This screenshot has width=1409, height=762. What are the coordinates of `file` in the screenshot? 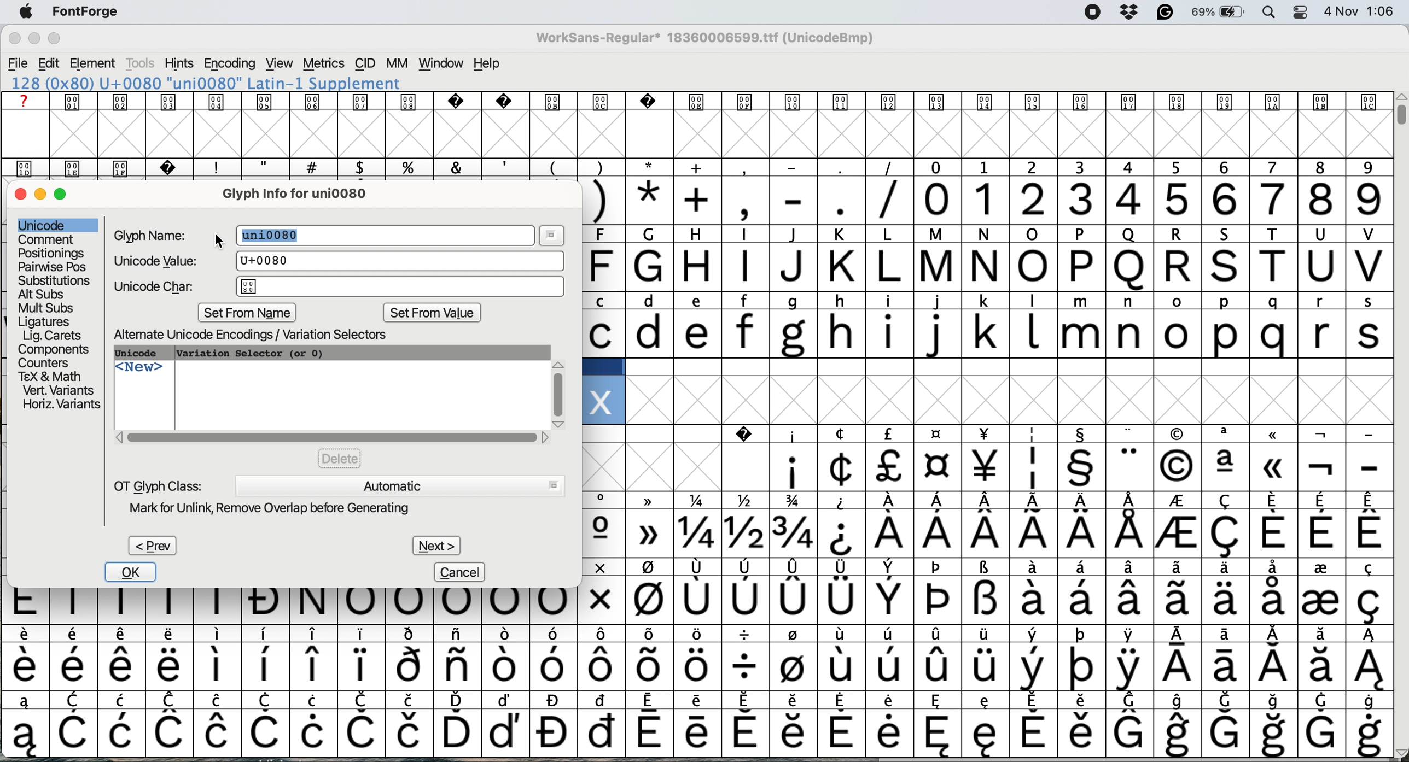 It's located at (18, 62).